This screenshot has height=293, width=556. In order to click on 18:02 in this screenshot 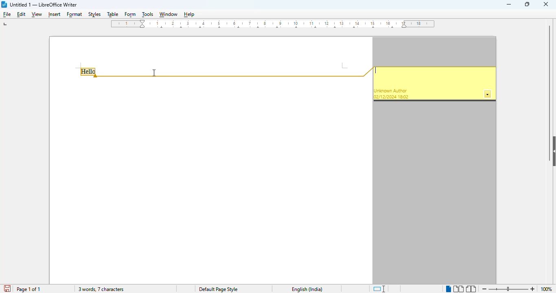, I will do `click(404, 97)`.